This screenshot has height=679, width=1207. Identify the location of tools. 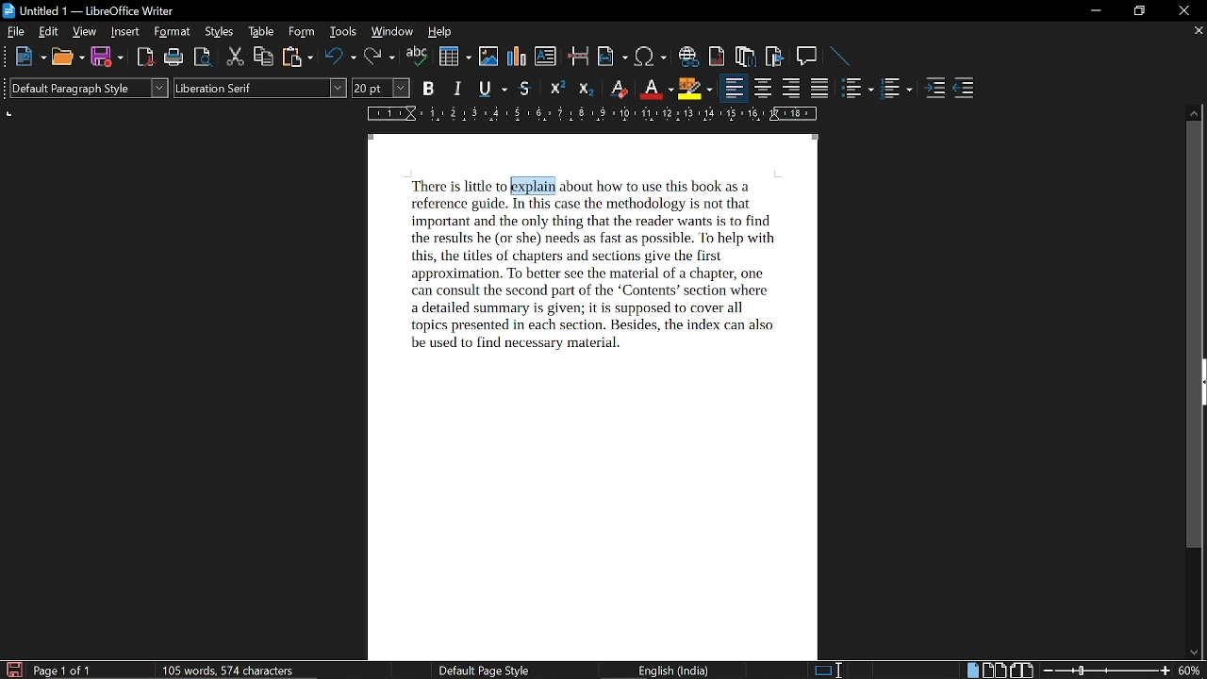
(344, 32).